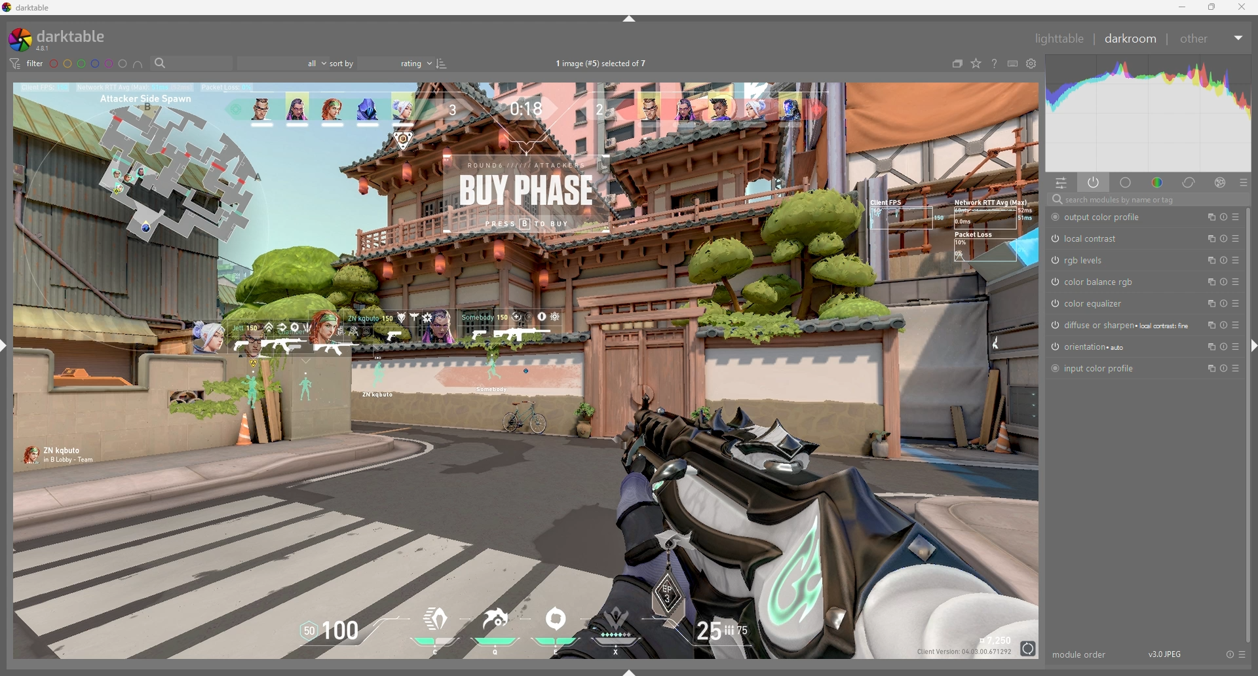  I want to click on other, so click(1211, 37).